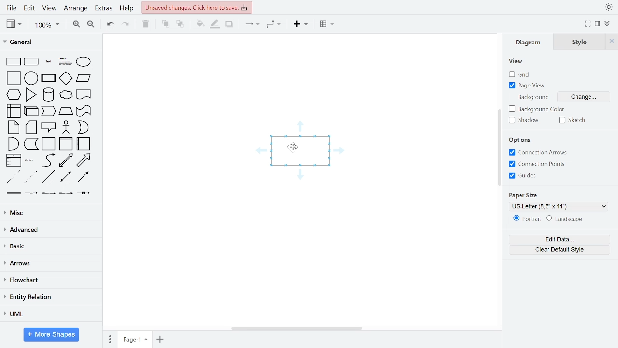  I want to click on circle, so click(31, 77).